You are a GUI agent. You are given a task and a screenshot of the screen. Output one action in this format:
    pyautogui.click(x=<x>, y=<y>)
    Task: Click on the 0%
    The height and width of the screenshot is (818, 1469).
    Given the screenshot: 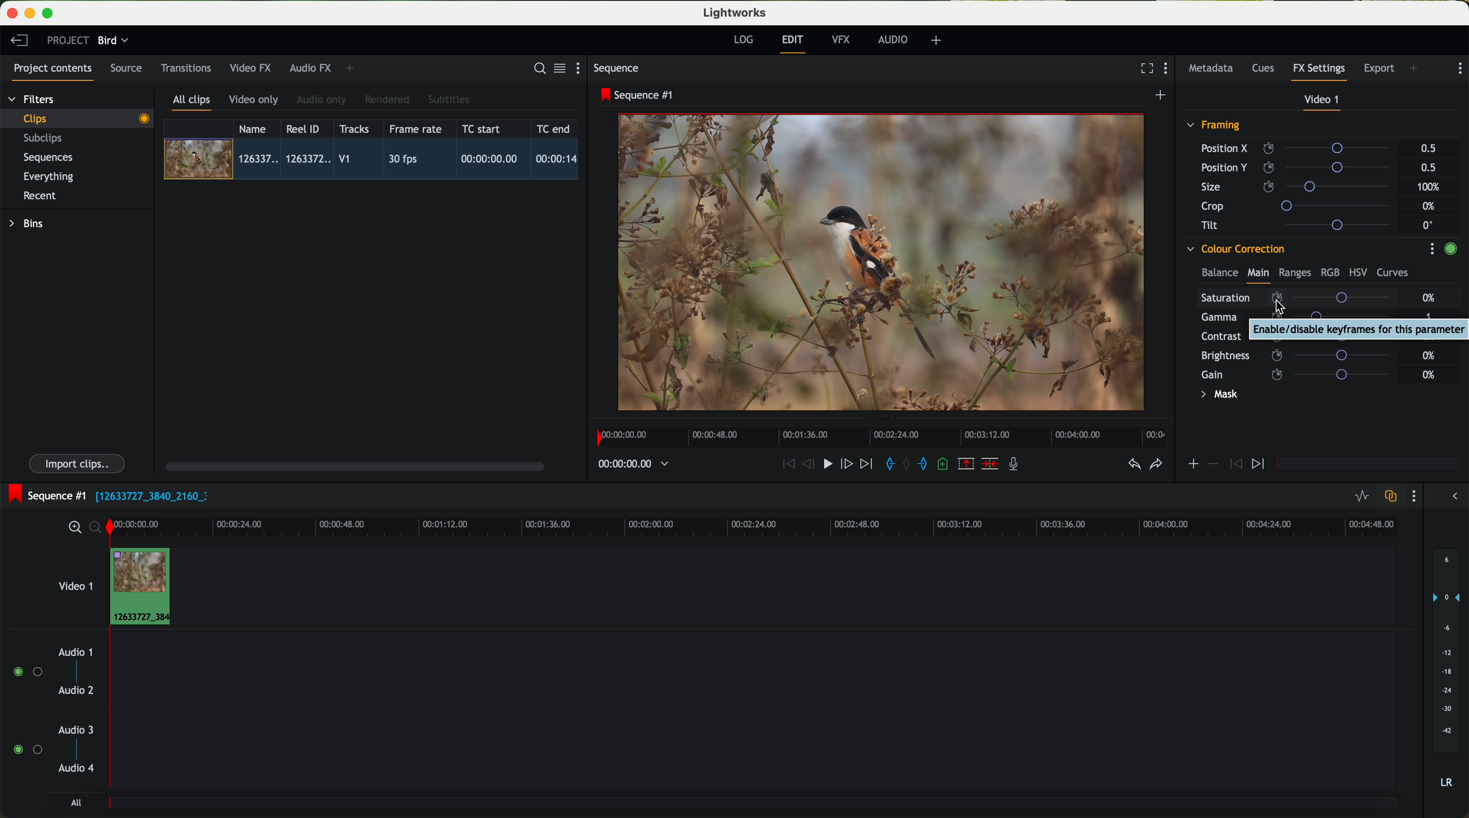 What is the action you would take?
    pyautogui.click(x=1430, y=206)
    